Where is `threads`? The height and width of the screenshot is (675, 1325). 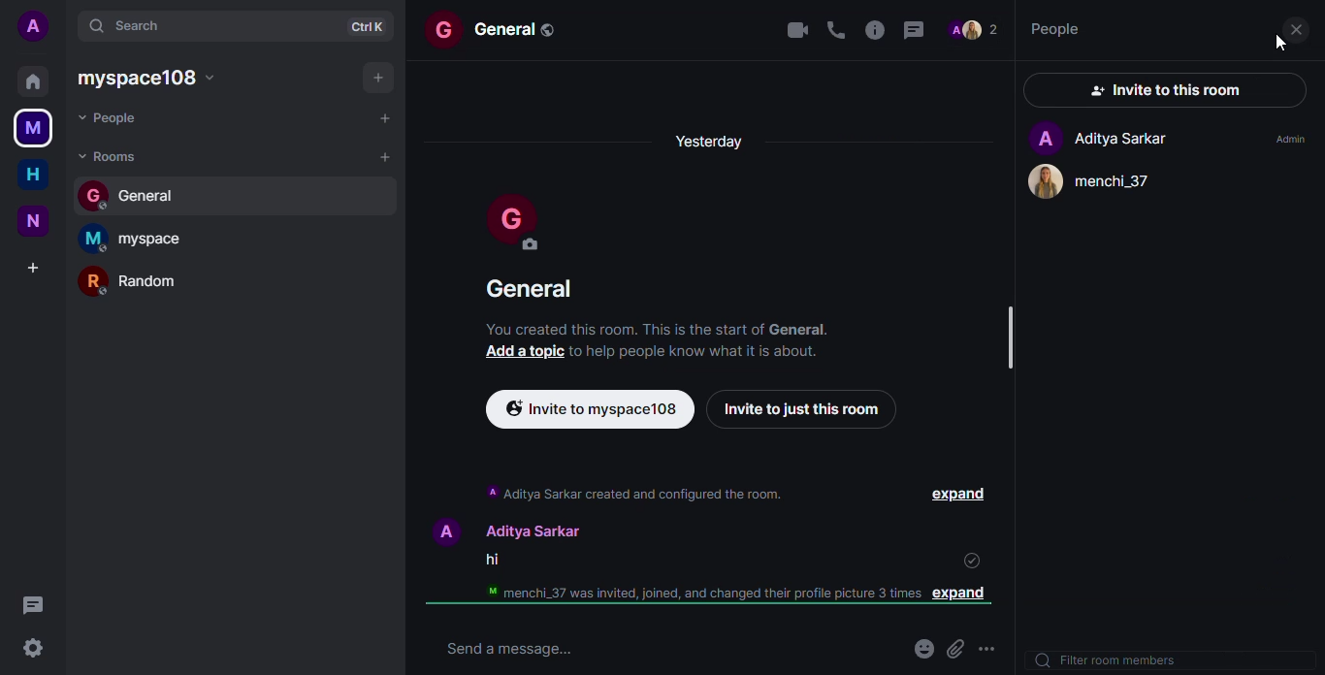 threads is located at coordinates (878, 29).